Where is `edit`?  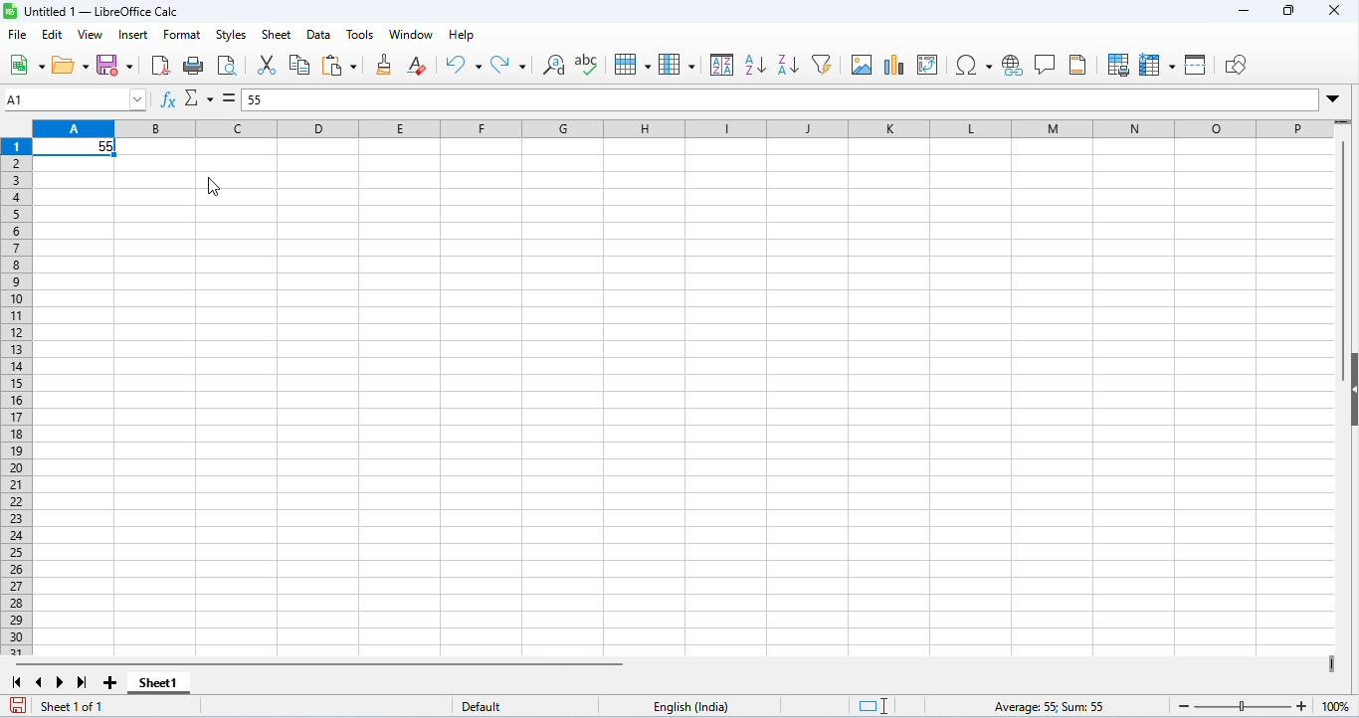 edit is located at coordinates (53, 35).